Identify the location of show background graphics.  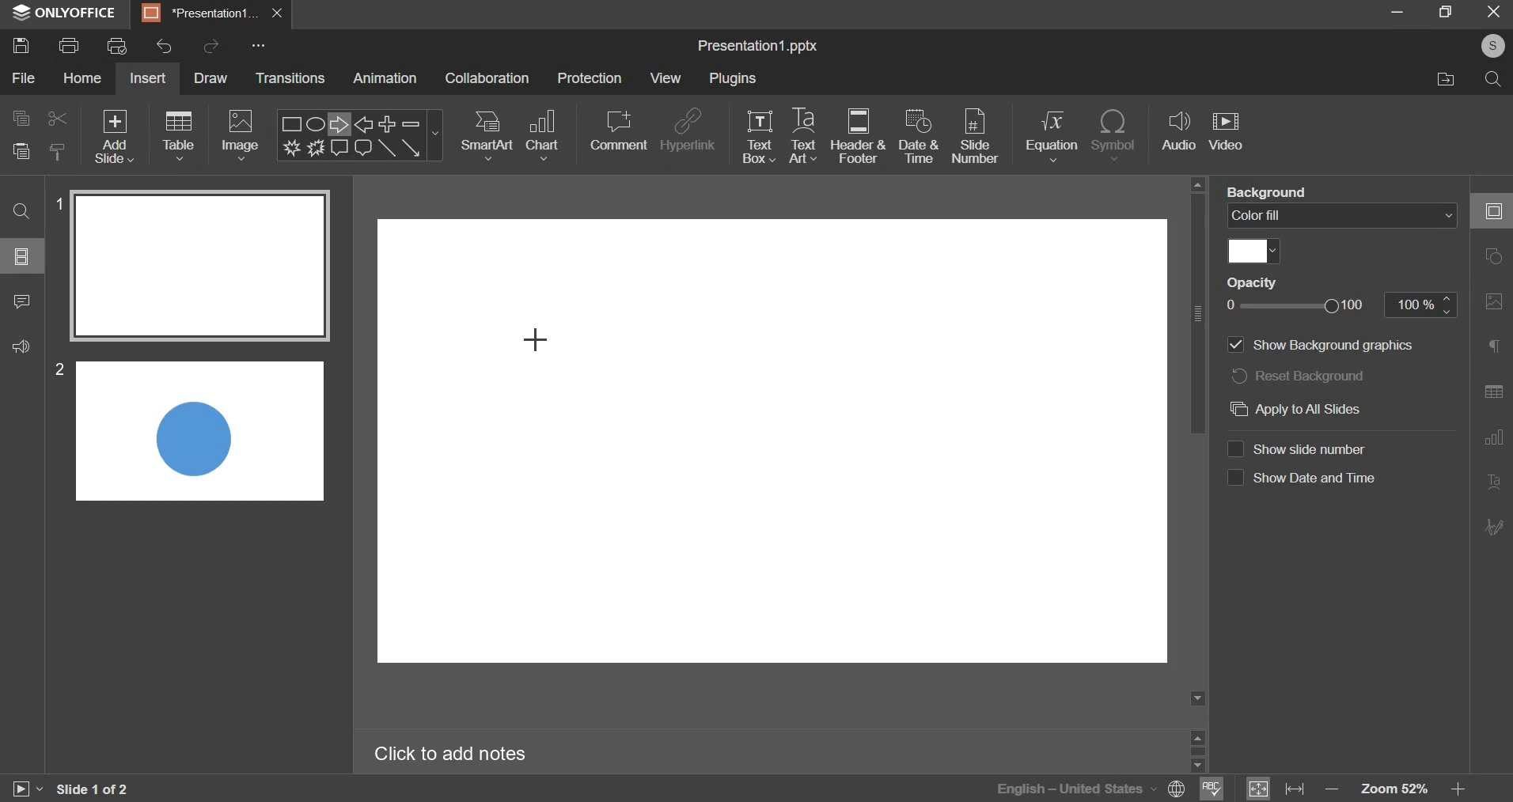
(1315, 346).